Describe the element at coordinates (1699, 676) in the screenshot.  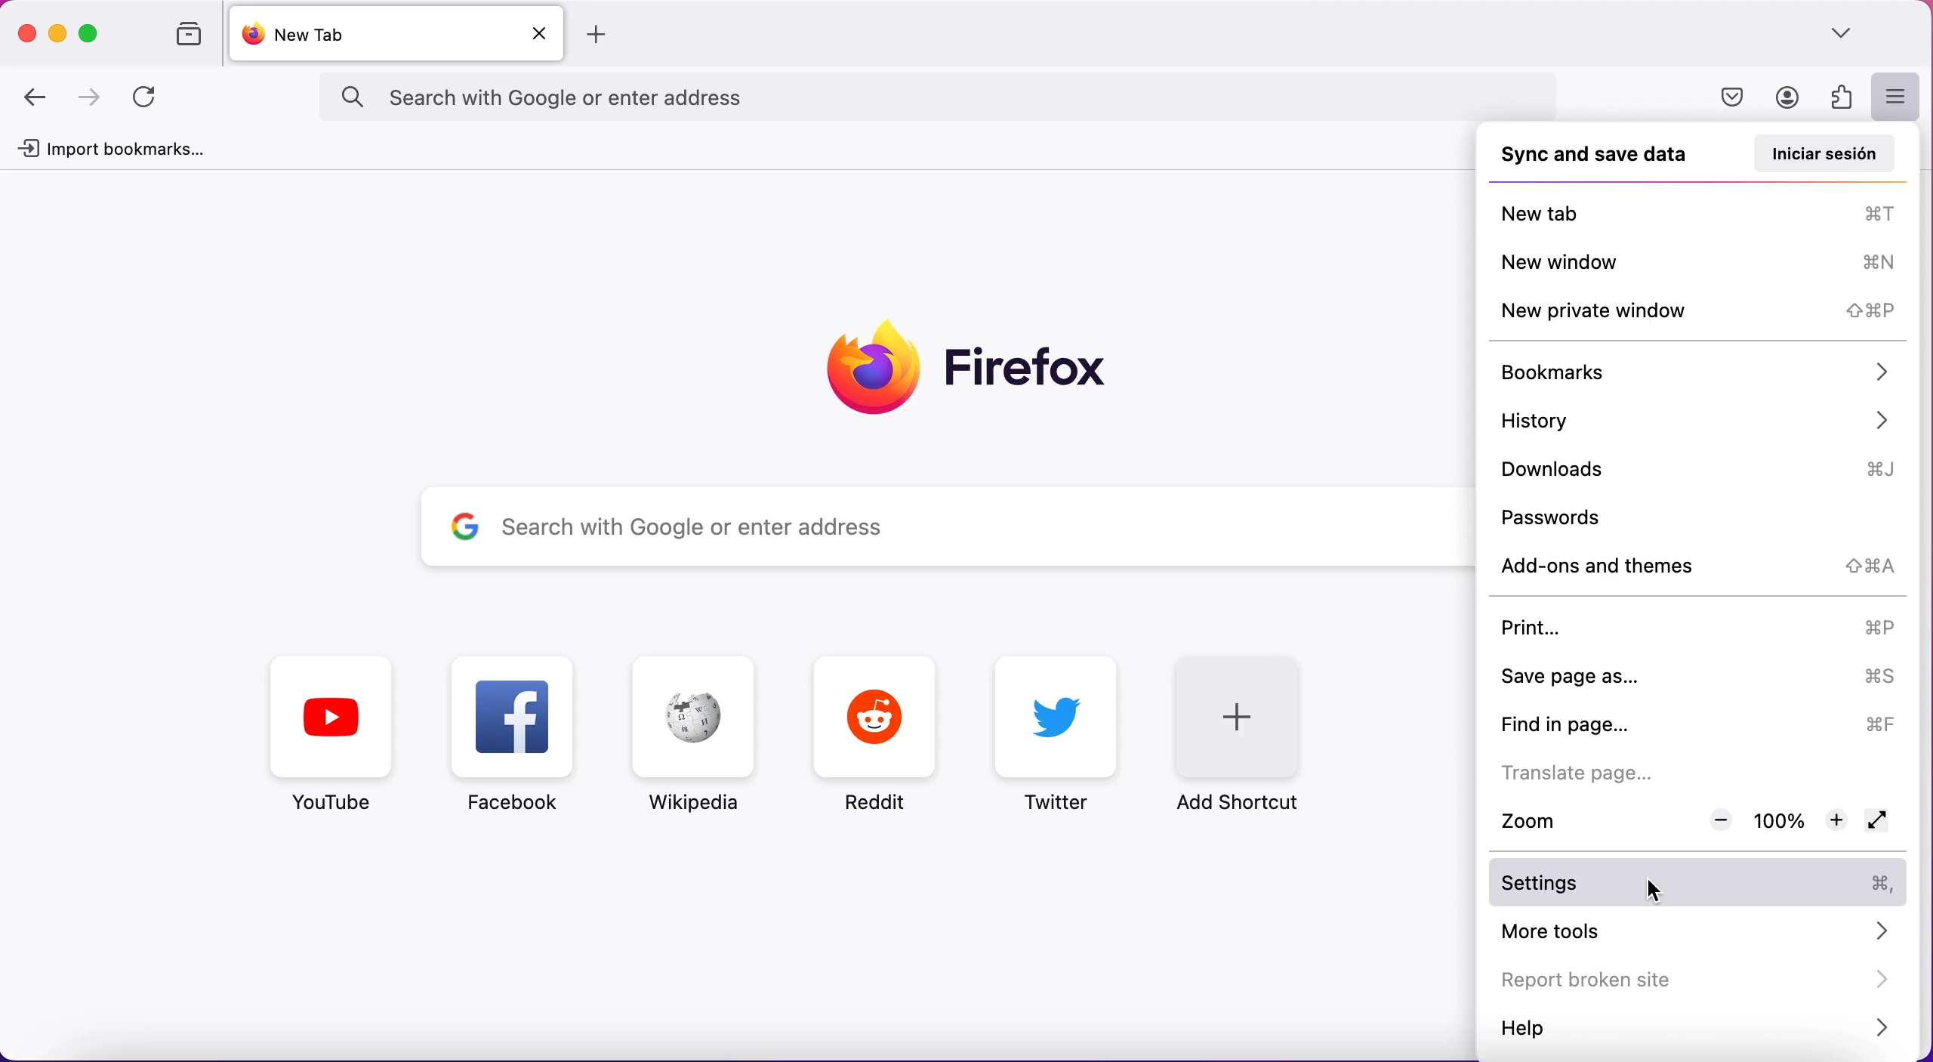
I see `save page as` at that location.